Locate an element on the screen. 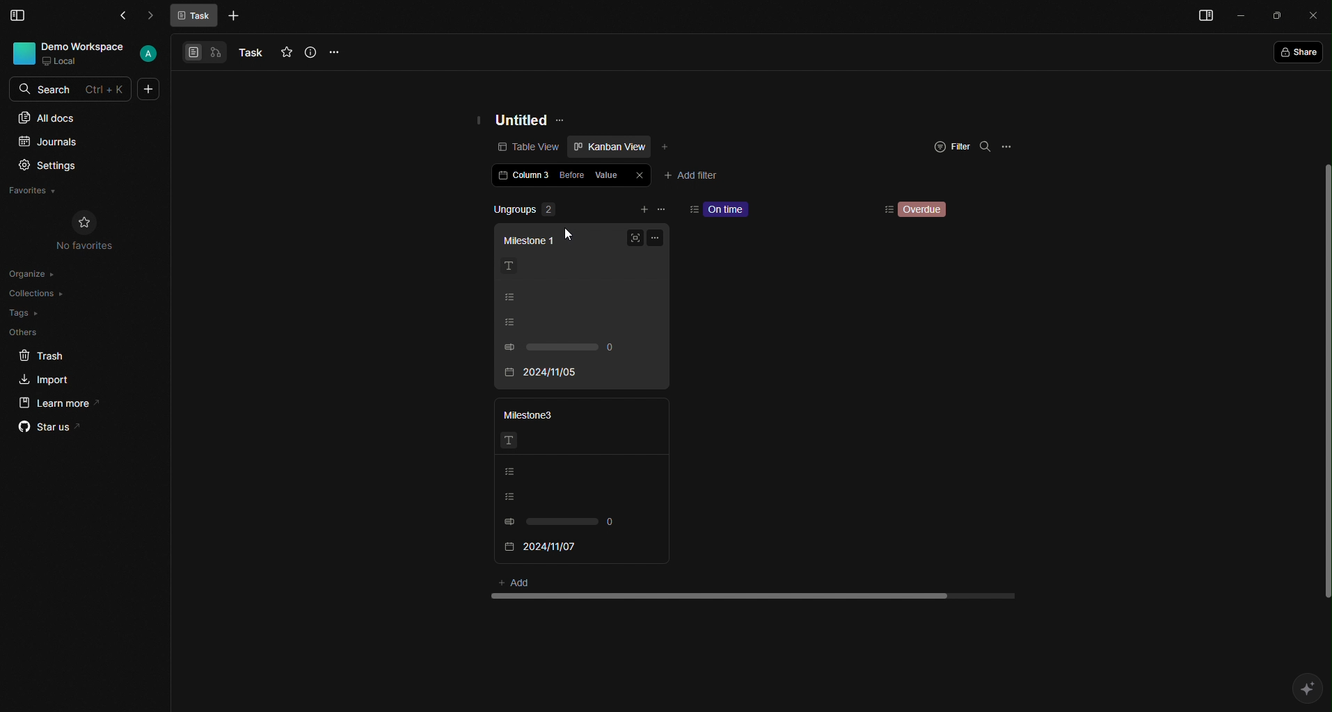  Favorites is located at coordinates (34, 190).